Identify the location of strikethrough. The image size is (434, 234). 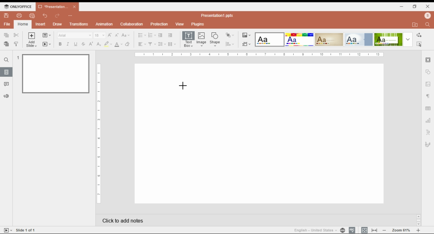
(83, 44).